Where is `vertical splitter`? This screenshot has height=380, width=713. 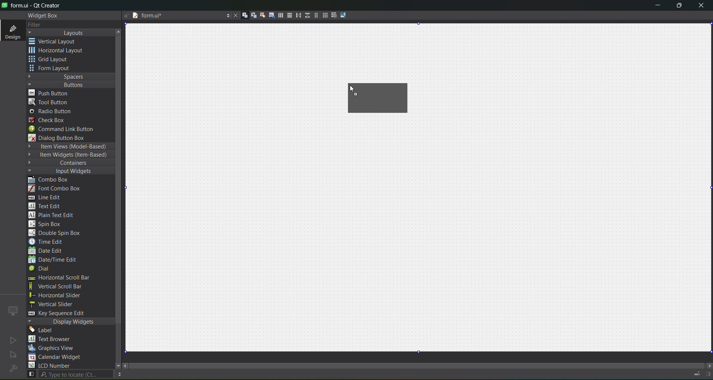 vertical splitter is located at coordinates (306, 17).